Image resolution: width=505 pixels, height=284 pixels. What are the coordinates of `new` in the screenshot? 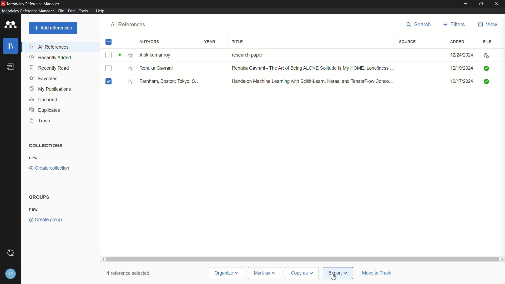 It's located at (34, 158).